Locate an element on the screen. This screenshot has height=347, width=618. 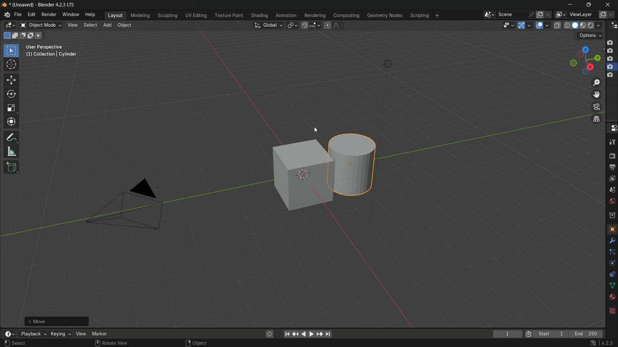
add workplace is located at coordinates (437, 16).